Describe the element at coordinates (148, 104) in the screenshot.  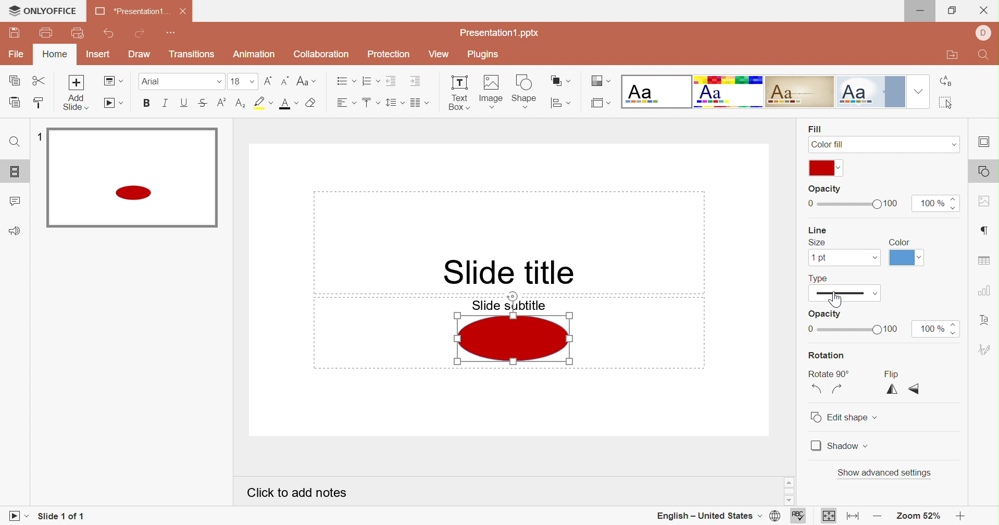
I see `Bold` at that location.